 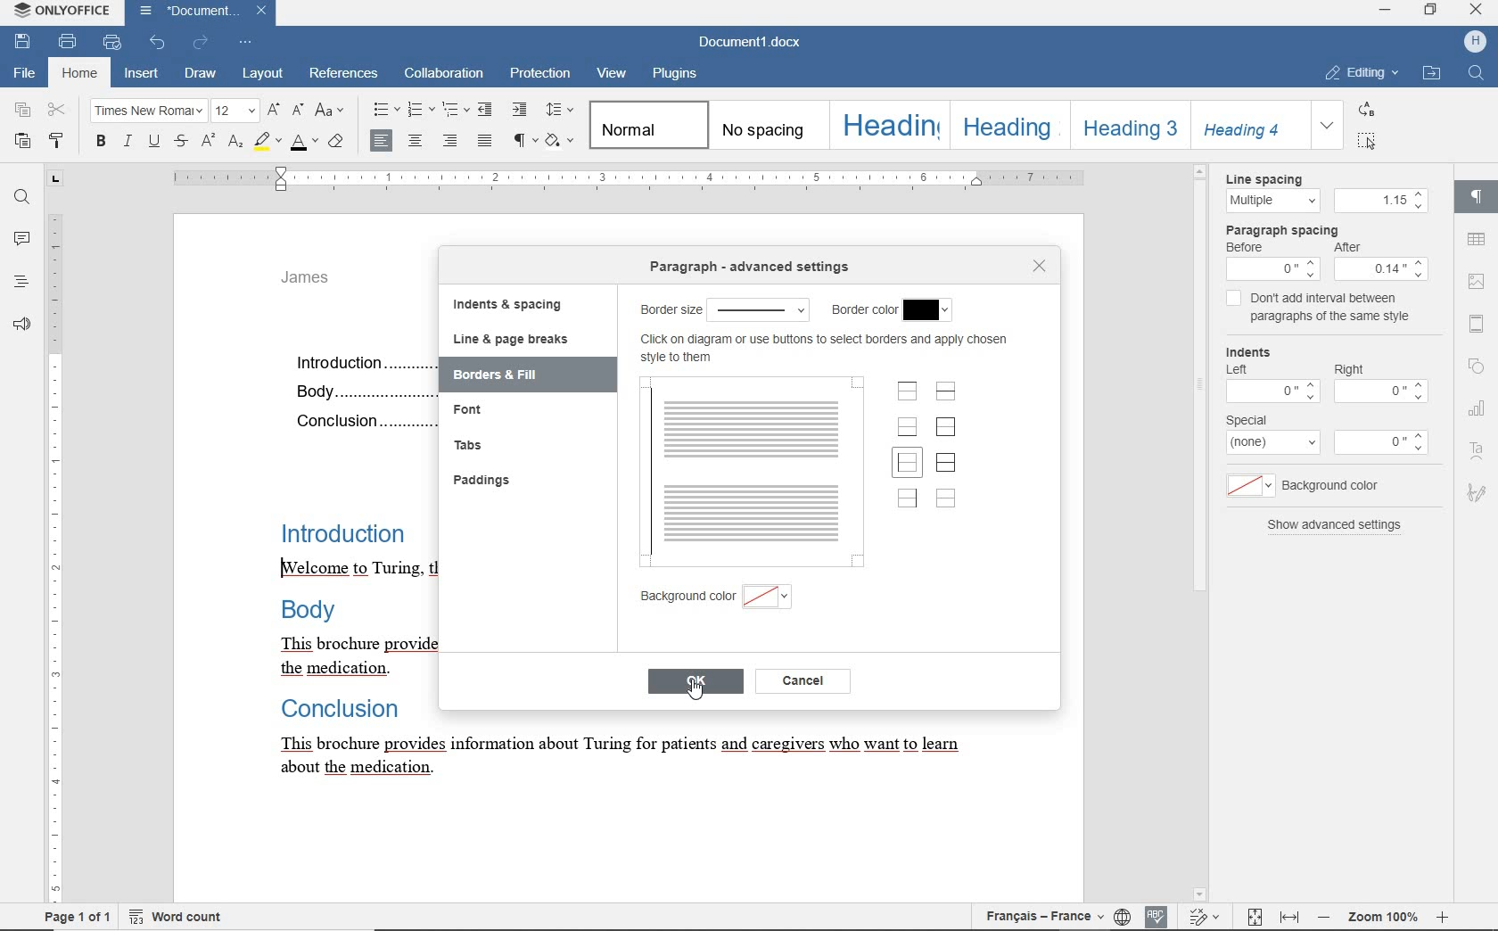 I want to click on feedback & support, so click(x=22, y=325).